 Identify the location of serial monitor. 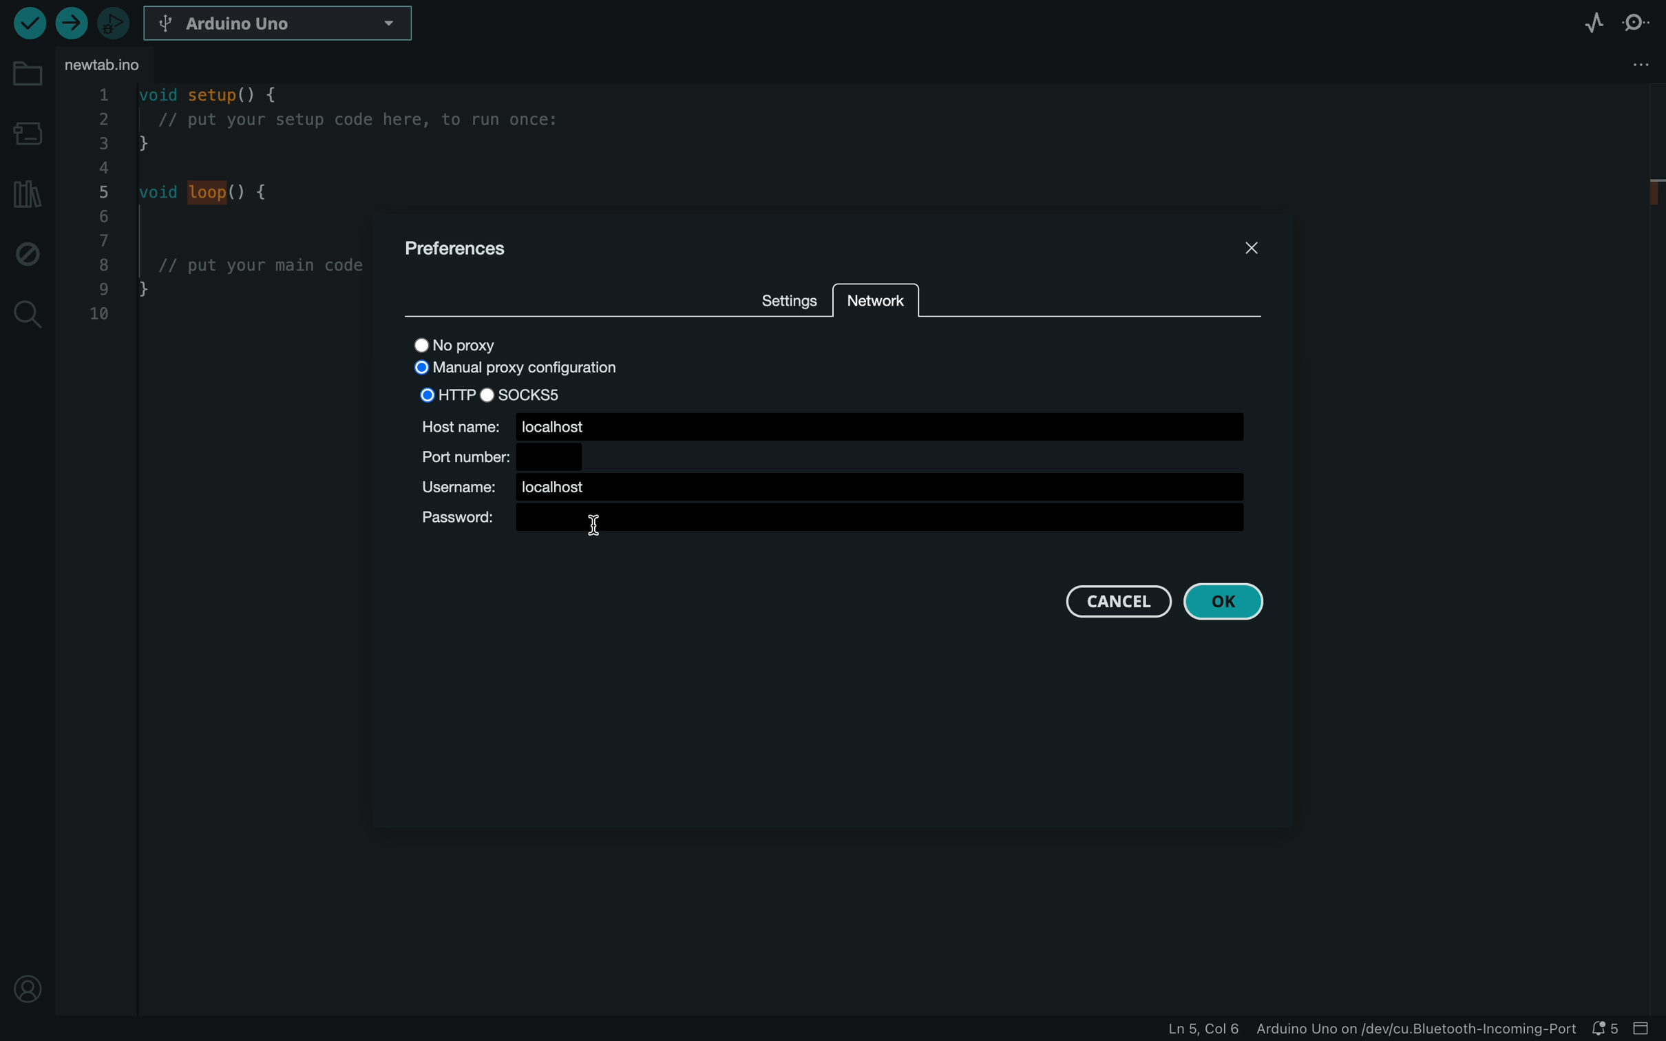
(1636, 21).